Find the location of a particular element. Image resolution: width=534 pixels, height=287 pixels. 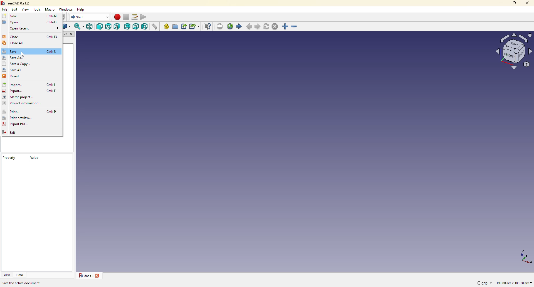

close is located at coordinates (11, 37).